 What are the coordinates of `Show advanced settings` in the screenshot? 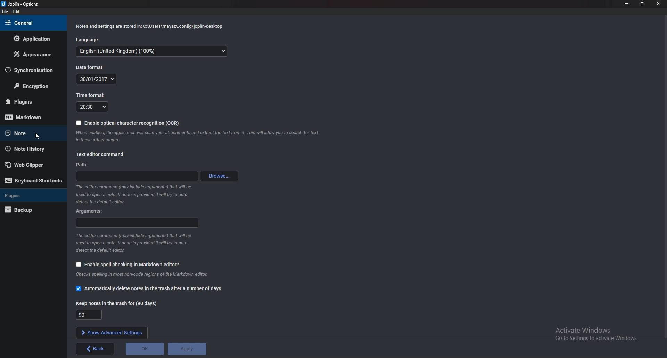 It's located at (111, 332).